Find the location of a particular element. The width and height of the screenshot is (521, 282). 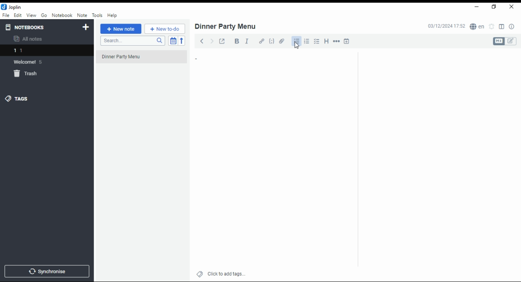

1 is located at coordinates (45, 51).